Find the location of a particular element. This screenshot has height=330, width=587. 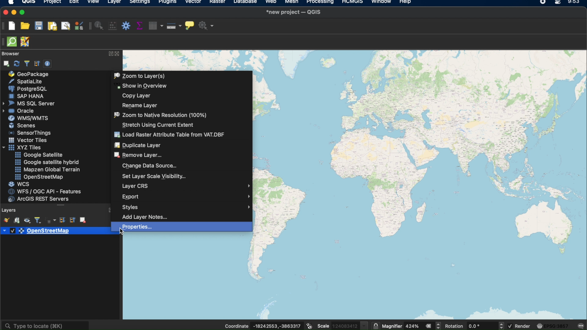

QGIS is located at coordinates (28, 3).